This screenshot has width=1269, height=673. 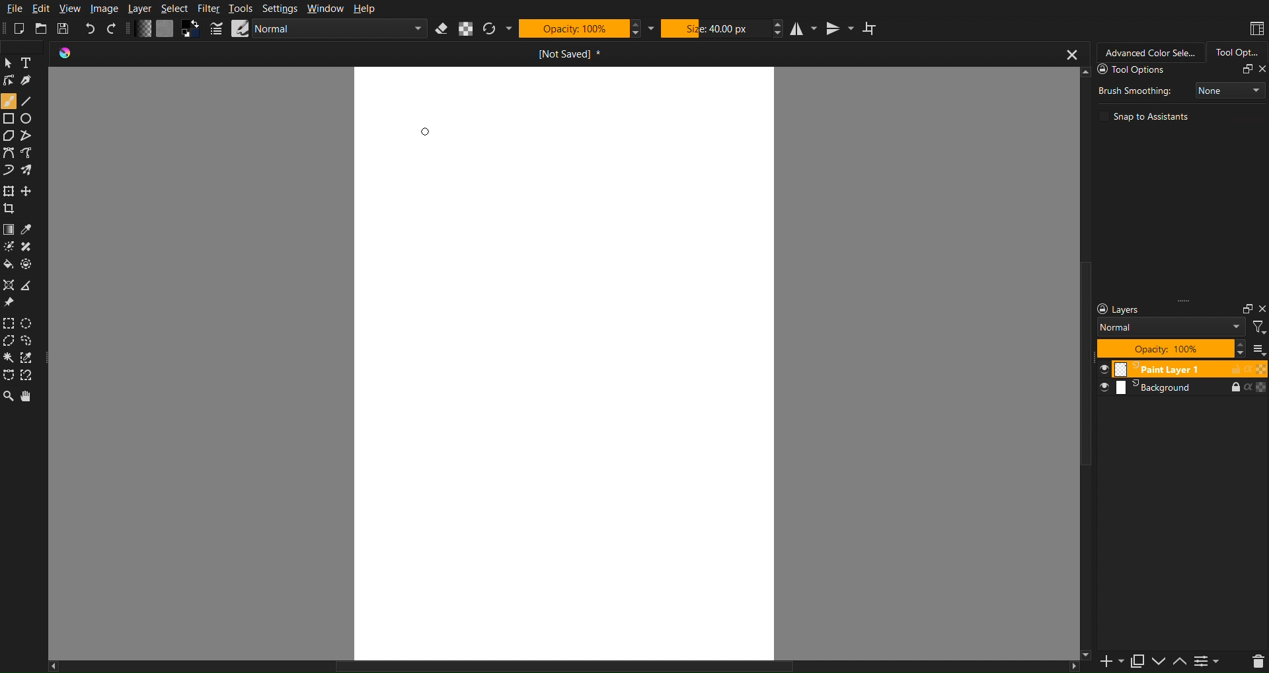 What do you see at coordinates (9, 396) in the screenshot?
I see `Zoom` at bounding box center [9, 396].